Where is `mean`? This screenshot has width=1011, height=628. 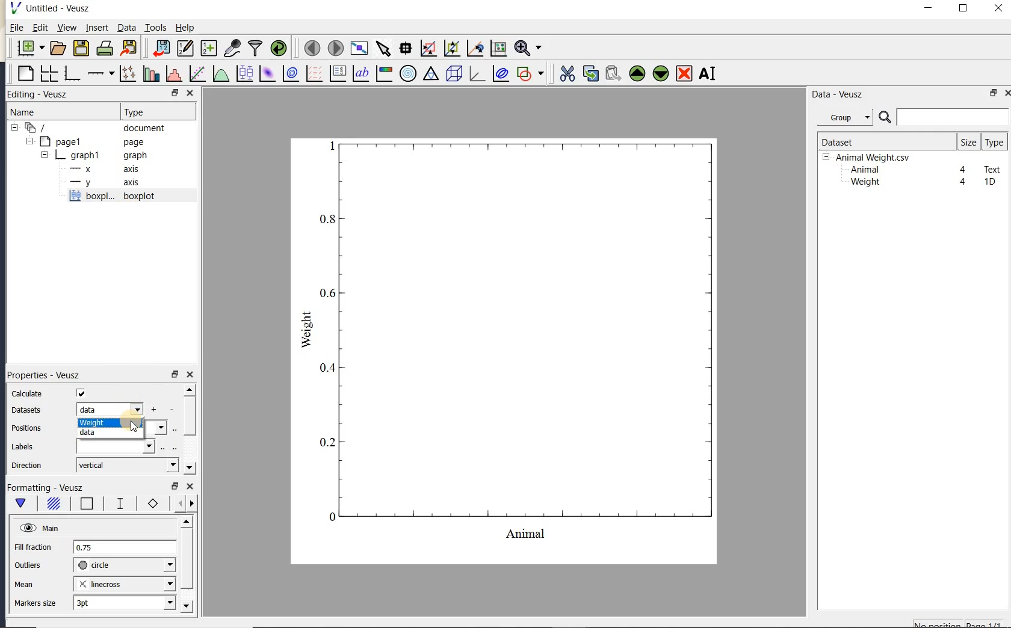 mean is located at coordinates (25, 583).